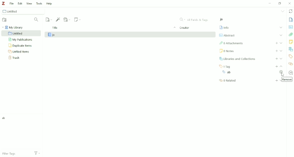 This screenshot has width=294, height=157. I want to click on Tag ab, so click(4, 118).